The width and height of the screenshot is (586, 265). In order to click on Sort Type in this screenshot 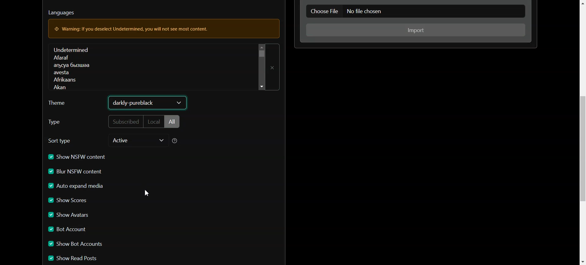, I will do `click(62, 141)`.